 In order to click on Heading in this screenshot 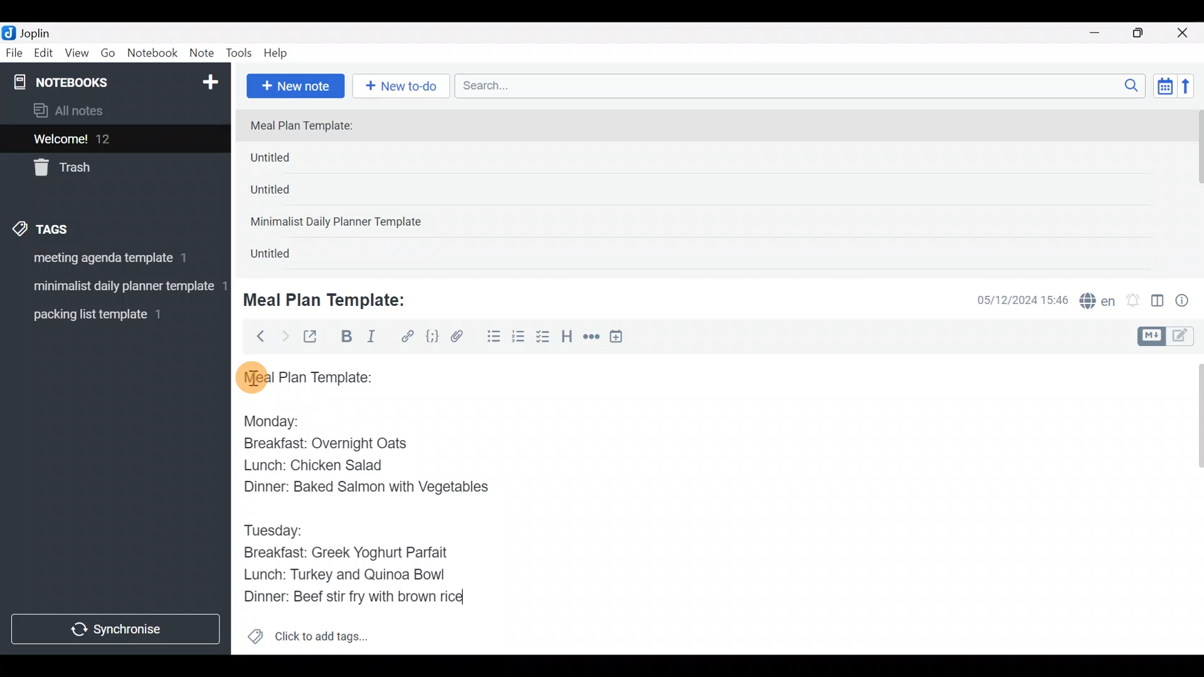, I will do `click(568, 338)`.